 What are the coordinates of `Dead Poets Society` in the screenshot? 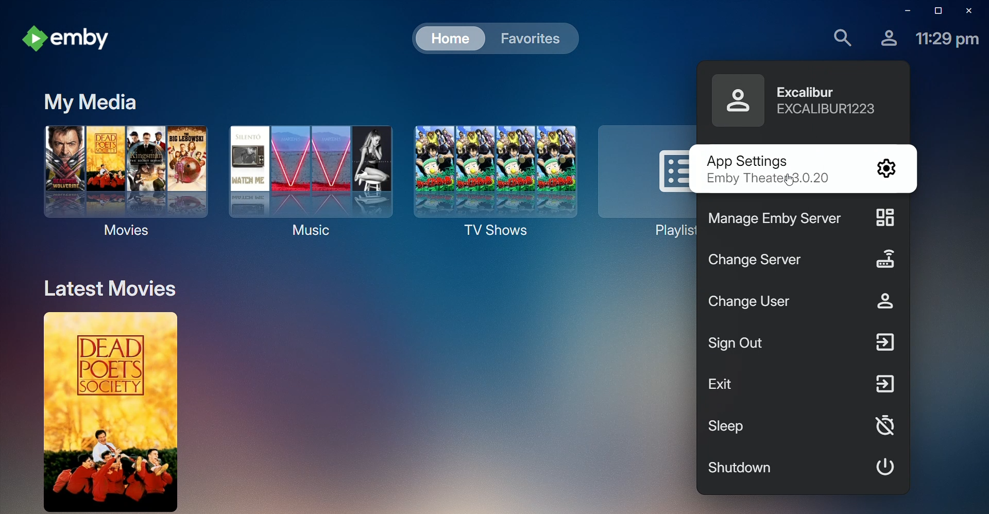 It's located at (102, 412).